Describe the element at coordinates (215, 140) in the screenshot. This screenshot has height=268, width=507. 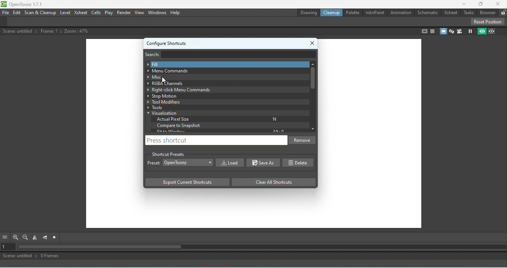
I see `Press shortcut` at that location.